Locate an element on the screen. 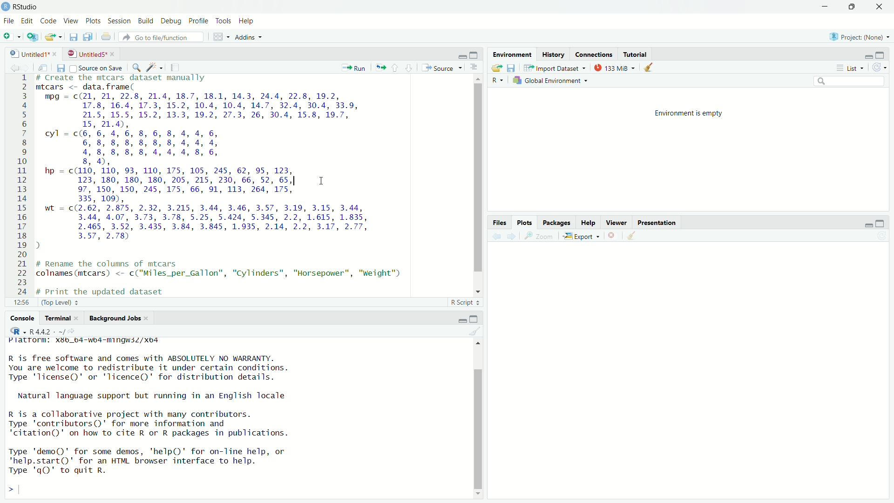  1 # Create the mtcars dataset manually

2 mtcars <- data.frame(

BE mpg = c(21, 21, 22.8, 21.4, 18.7, 18.1, 14.3, 24.4, 22.8, 19.2,

4 17.8, 16.4, 17.3, 15.2, 10.4, 10.4, 14.7, 32.4, 30.4, 33.9,
5 21.5, 15.5, 15.2, 13.3, 19.2, 27.3, 26, 30.4, 15.8, 19.7,

6 15, 21.4),

7 cyl = c(6, 6, 4, 6, 8, 6, 8, 4, 4, 6,

8 6, 8, 8, 8, 8, 8, 8, 4, 4, 4,

9 4,8,8,8,8,4,4,4,8,6,

10 8, 4),

11 hp = c(110, 110, 93, 110, 175, 105, 245, 62, 95, 123,

12 123, 180, 180, 180, 205, 215, 230, 66, 52, 65, I

13 97, 150, 150, 245, 175, 66, 91, 113, 264, 175,

14 335, 109),

15 wt = c(2.62, 2.875, 2.32, 3.215, 3.44, 3.46, 3.57, 3.19, 3.15, 3.44,
16 3.44, 4.07, 3.73, 3.78, 5.25, 5.424, 5.345, 2.2, 1.615, 1.835,
17 2.465, 3.52, 3.435, 3.84, 3.845, 1.935, 2.14, 2.2, 3.17, 2.77,
18 3.57, 2.78)

19 )

20

21 # Rename the columns of mtcars

22 colnames(mtcars) <- c("Miles_per_Gallon", "Cylinders", "Horsepower", "weight")
23

TIE ER Py, is located at coordinates (228, 184).